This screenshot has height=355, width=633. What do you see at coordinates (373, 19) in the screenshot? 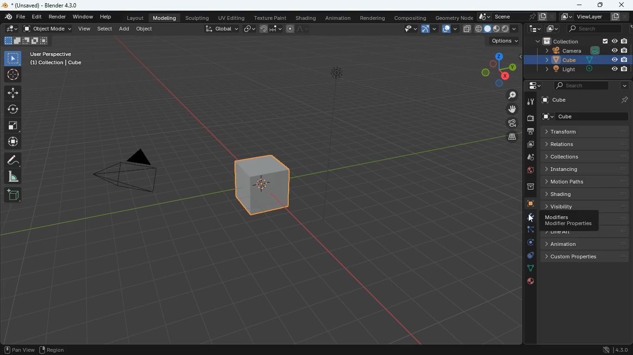
I see `rendering` at bounding box center [373, 19].